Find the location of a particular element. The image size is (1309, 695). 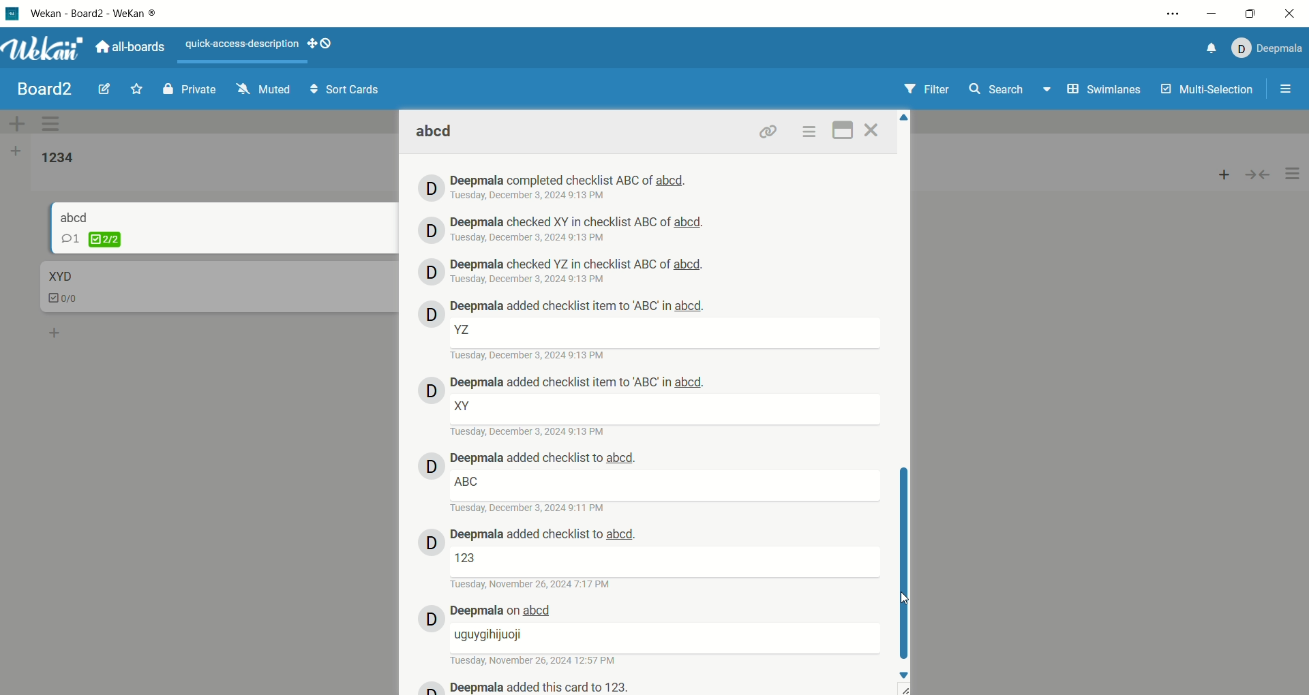

collapse is located at coordinates (1263, 173).